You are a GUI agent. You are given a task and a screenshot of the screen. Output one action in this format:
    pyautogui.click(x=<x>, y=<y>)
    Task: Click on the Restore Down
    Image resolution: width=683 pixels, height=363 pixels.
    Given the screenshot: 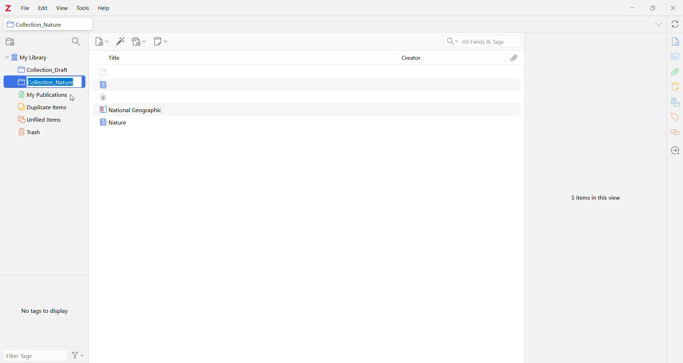 What is the action you would take?
    pyautogui.click(x=653, y=8)
    